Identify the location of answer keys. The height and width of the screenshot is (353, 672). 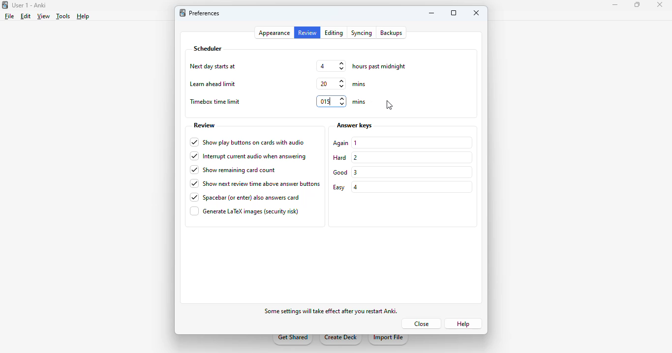
(354, 125).